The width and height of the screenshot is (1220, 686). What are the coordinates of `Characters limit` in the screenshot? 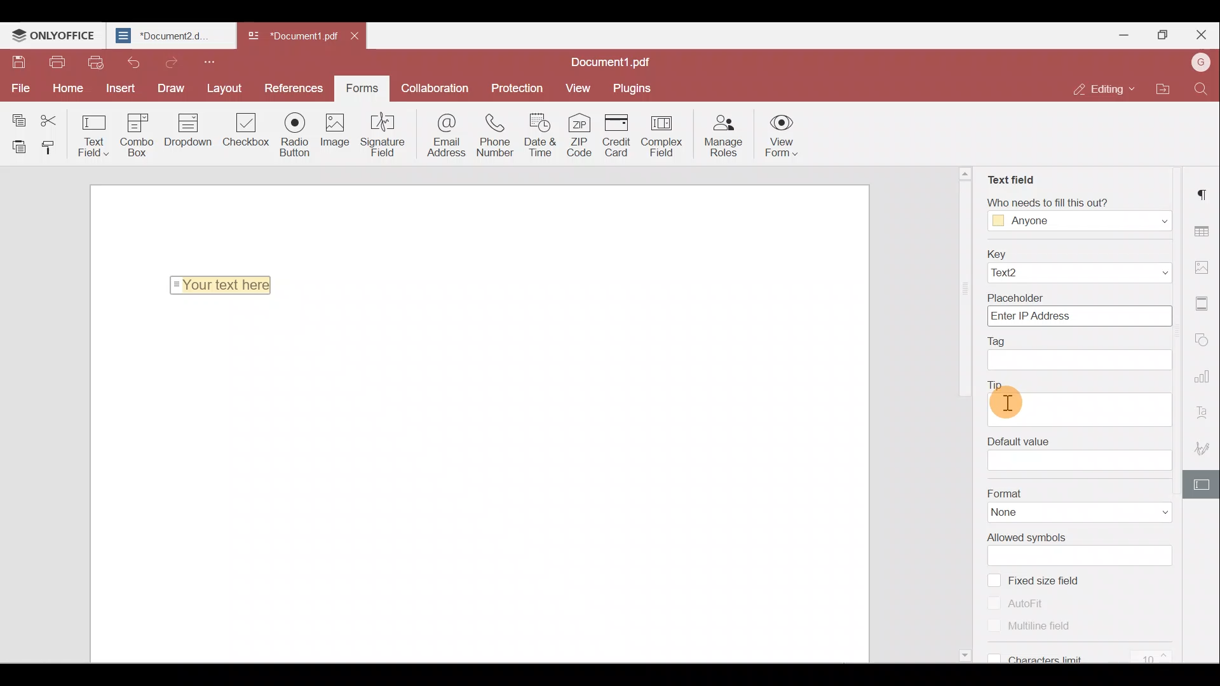 It's located at (1091, 657).